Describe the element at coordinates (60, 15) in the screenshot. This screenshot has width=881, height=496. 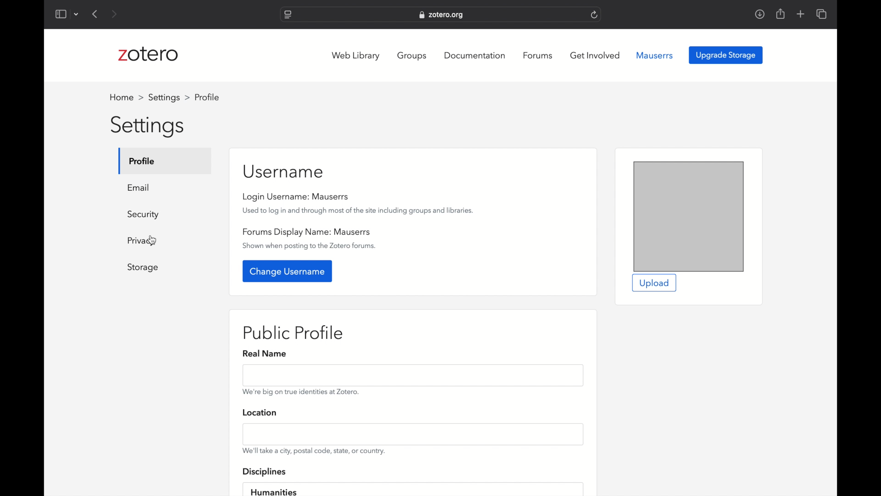
I see `show sidebar` at that location.